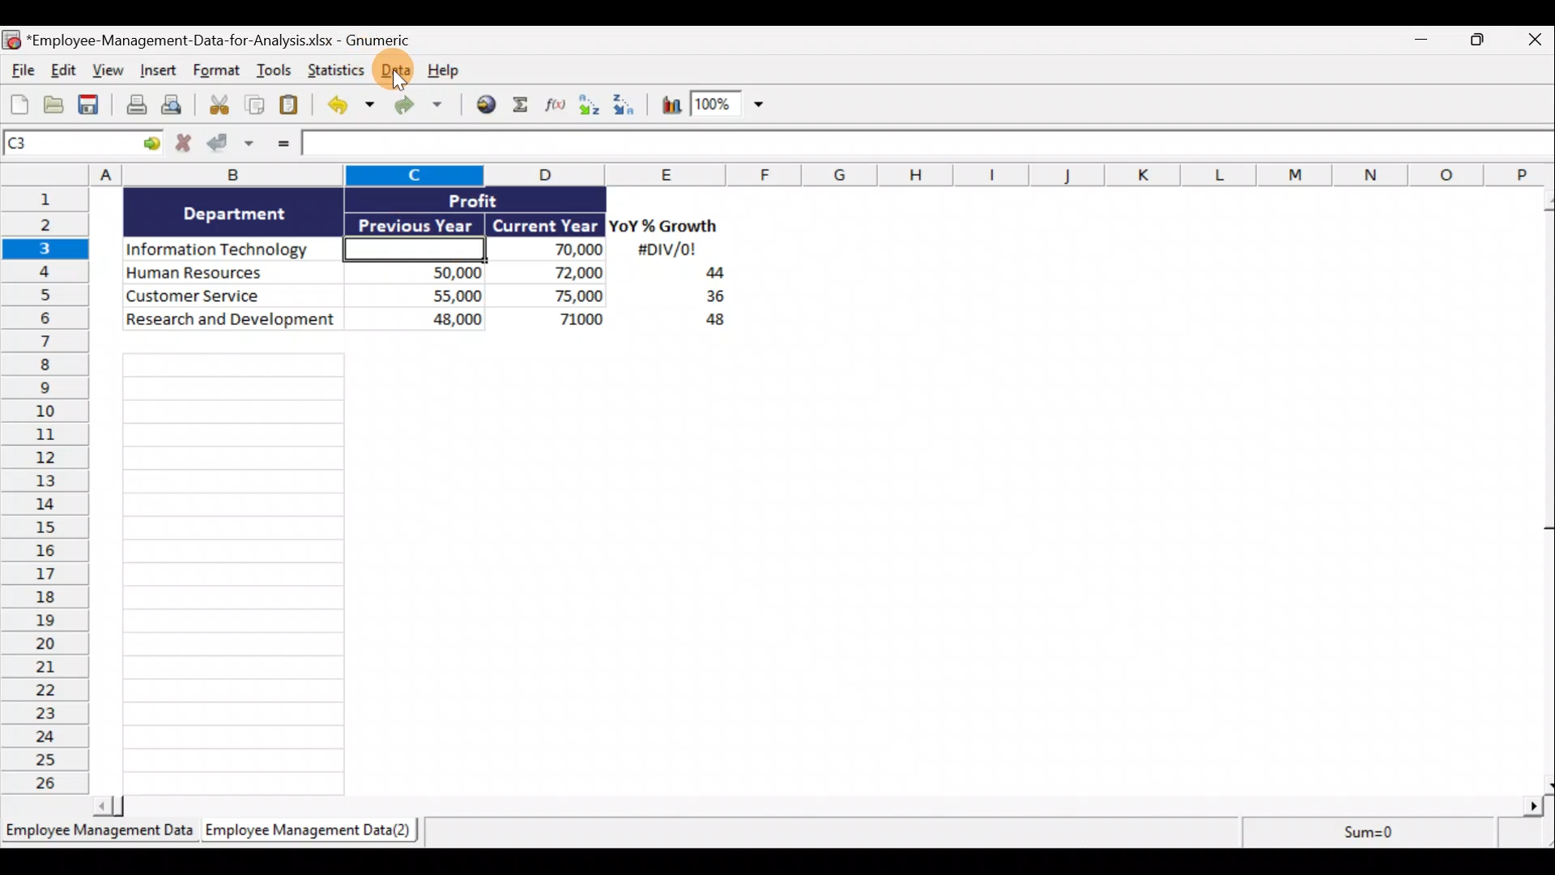 The width and height of the screenshot is (1555, 875). I want to click on Cancel changes, so click(184, 145).